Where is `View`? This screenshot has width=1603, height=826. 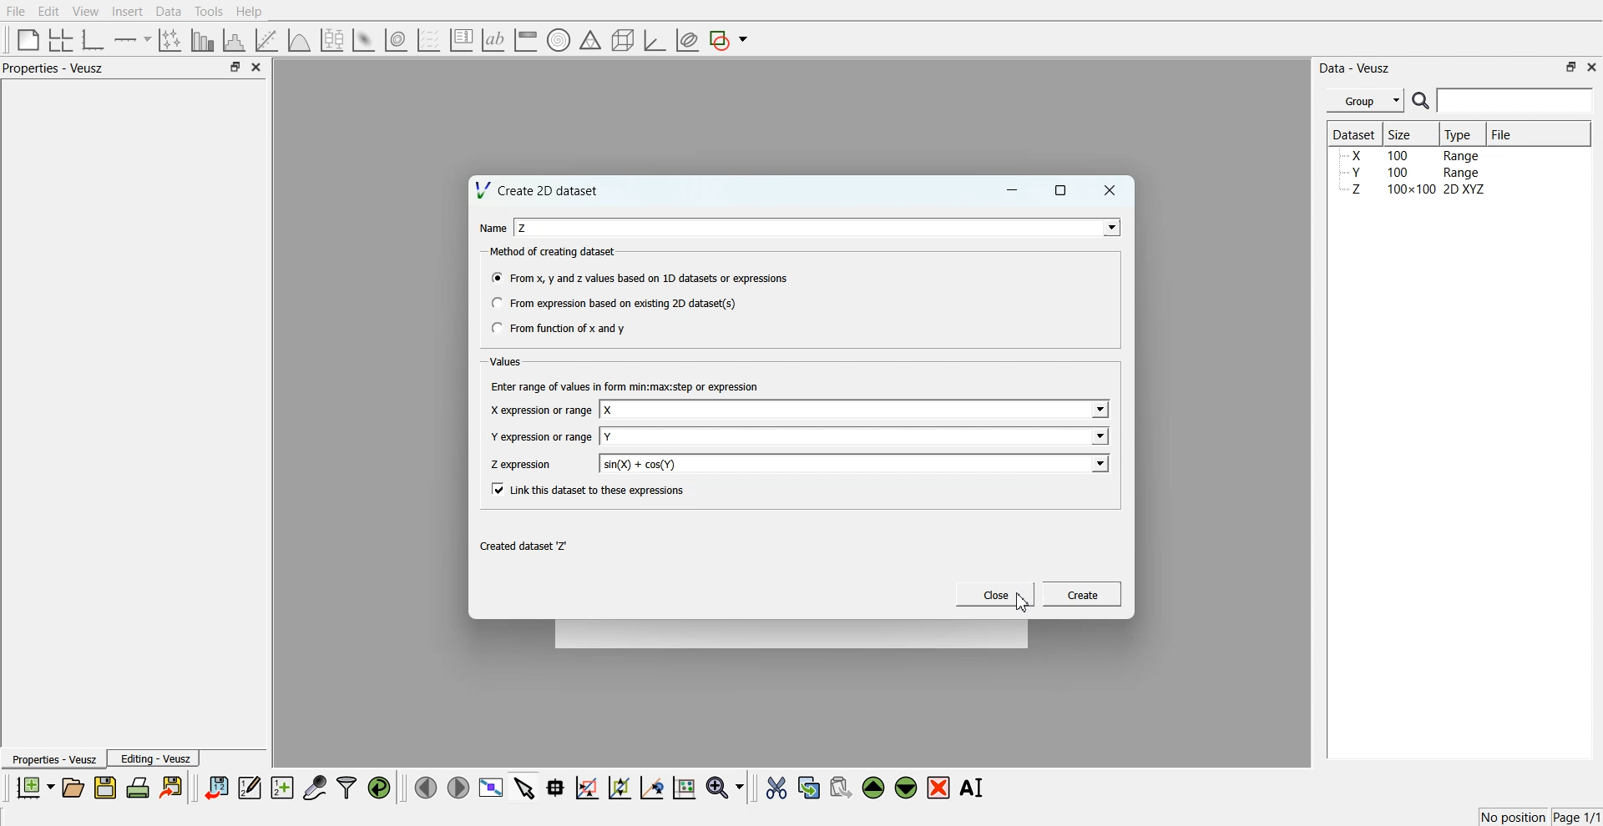 View is located at coordinates (86, 12).